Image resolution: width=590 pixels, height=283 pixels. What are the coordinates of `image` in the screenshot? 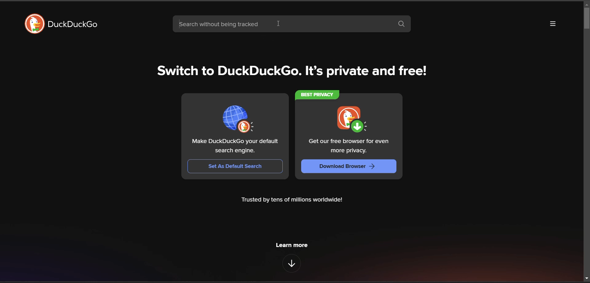 It's located at (352, 120).